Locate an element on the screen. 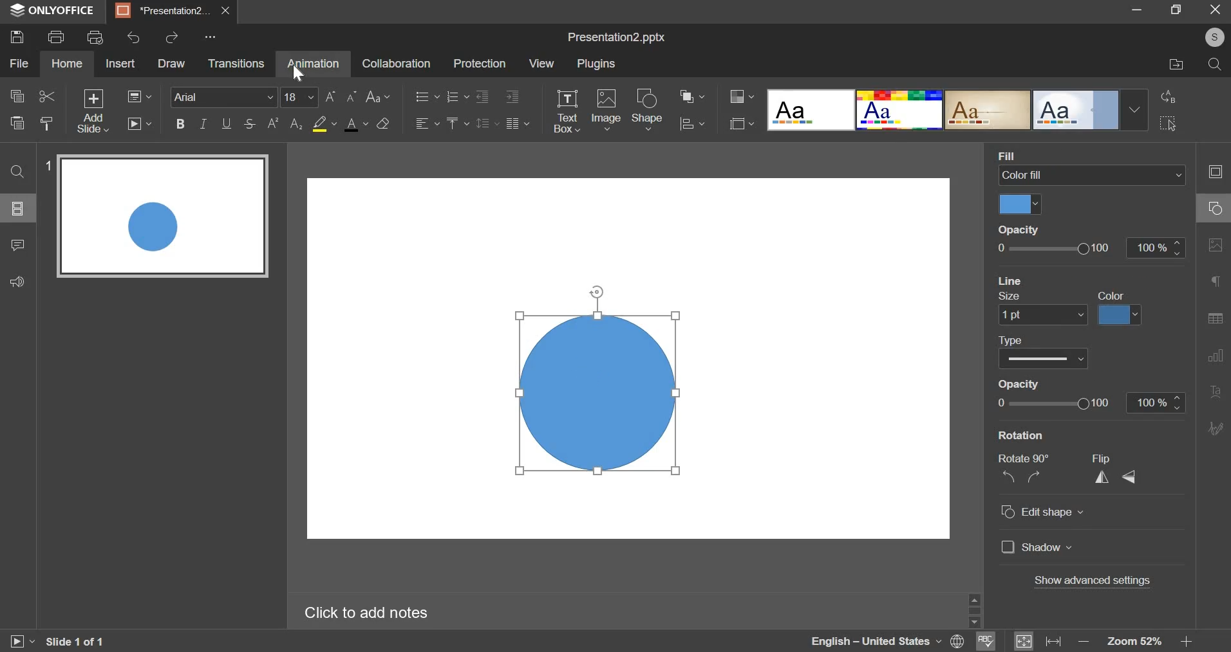 The image size is (1231, 652). shape is located at coordinates (648, 110).